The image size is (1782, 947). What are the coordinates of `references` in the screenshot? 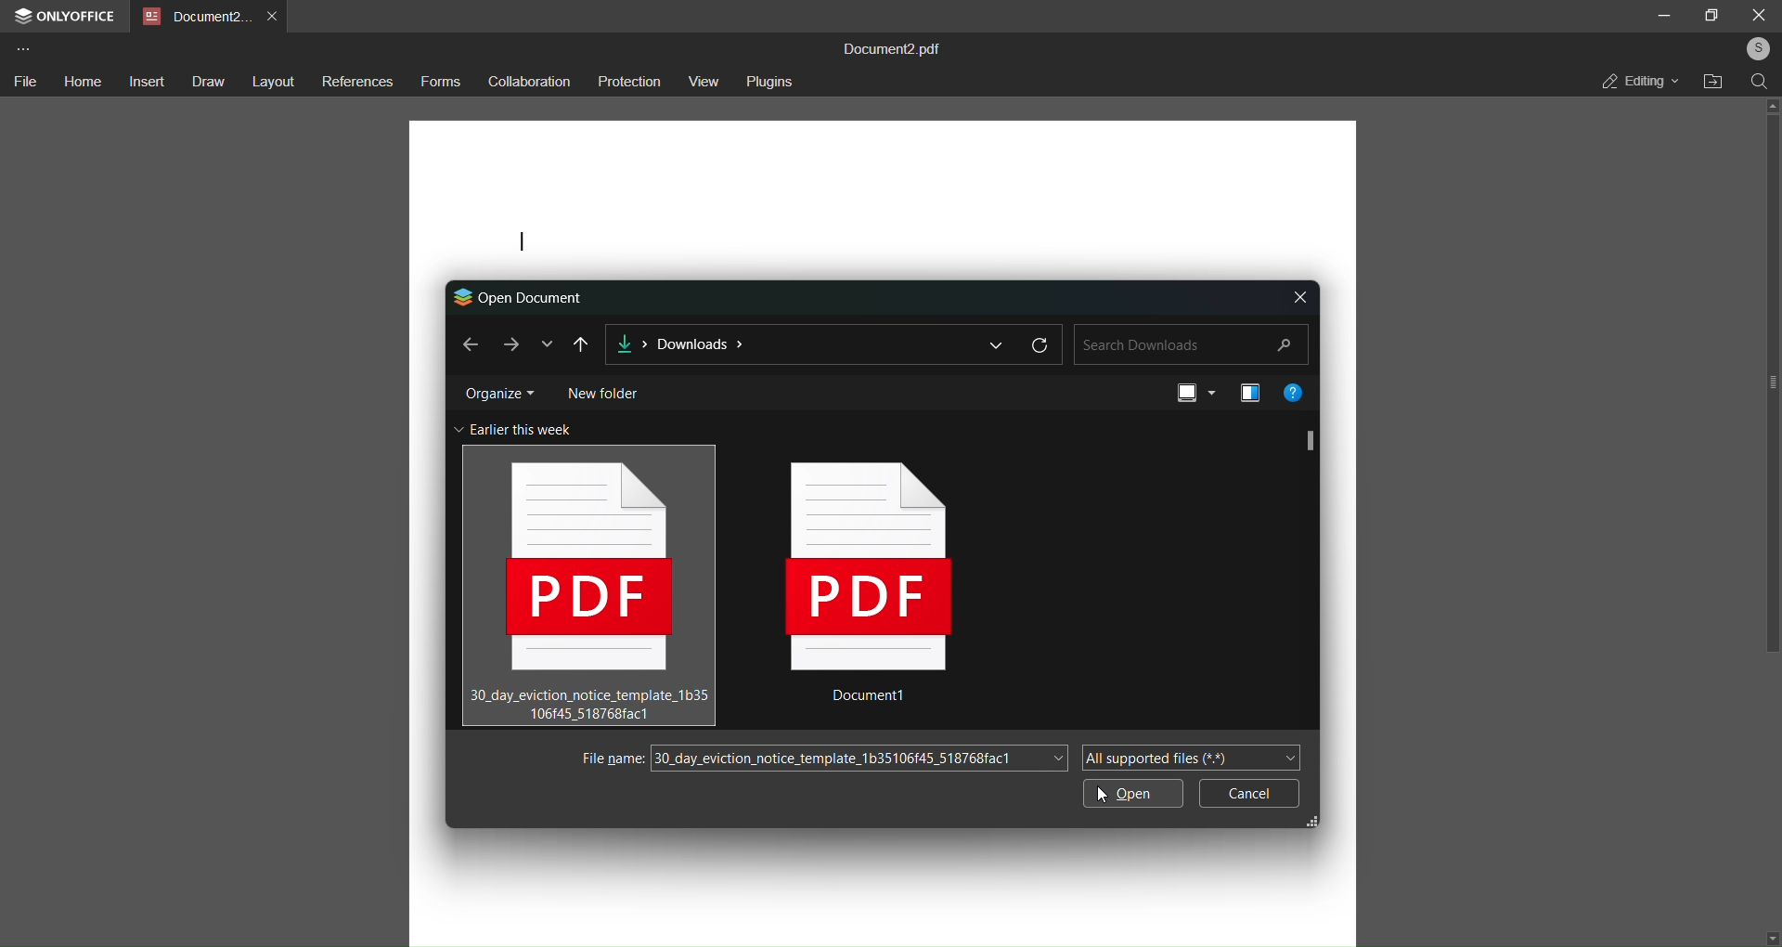 It's located at (357, 84).